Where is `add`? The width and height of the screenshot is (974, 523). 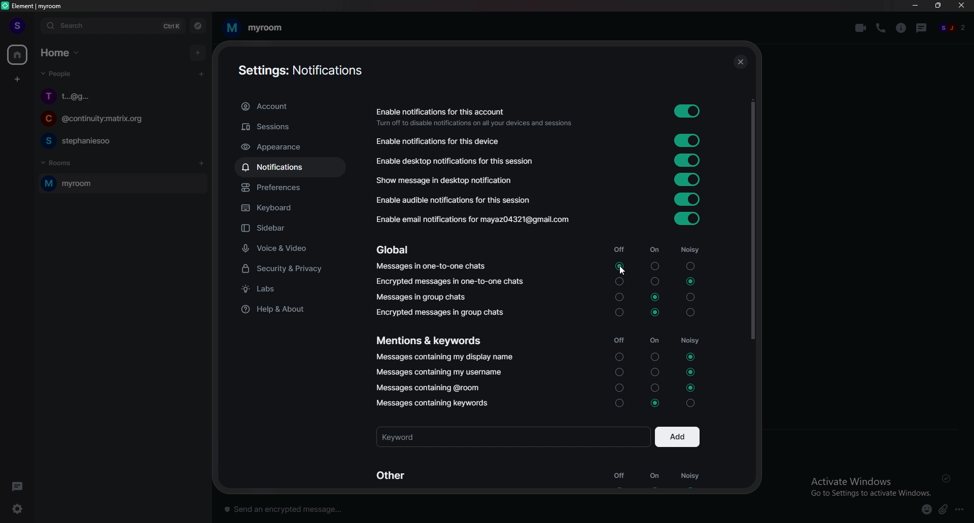
add is located at coordinates (197, 53).